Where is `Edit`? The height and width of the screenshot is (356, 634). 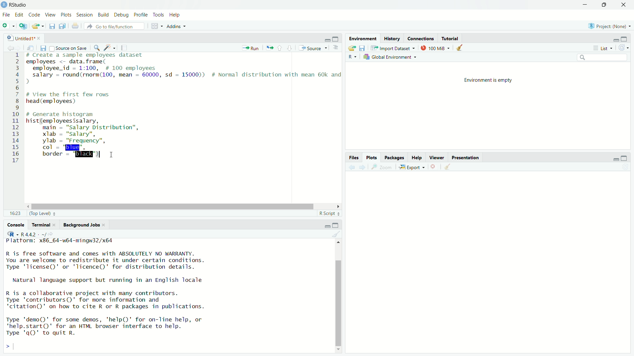 Edit is located at coordinates (20, 15).